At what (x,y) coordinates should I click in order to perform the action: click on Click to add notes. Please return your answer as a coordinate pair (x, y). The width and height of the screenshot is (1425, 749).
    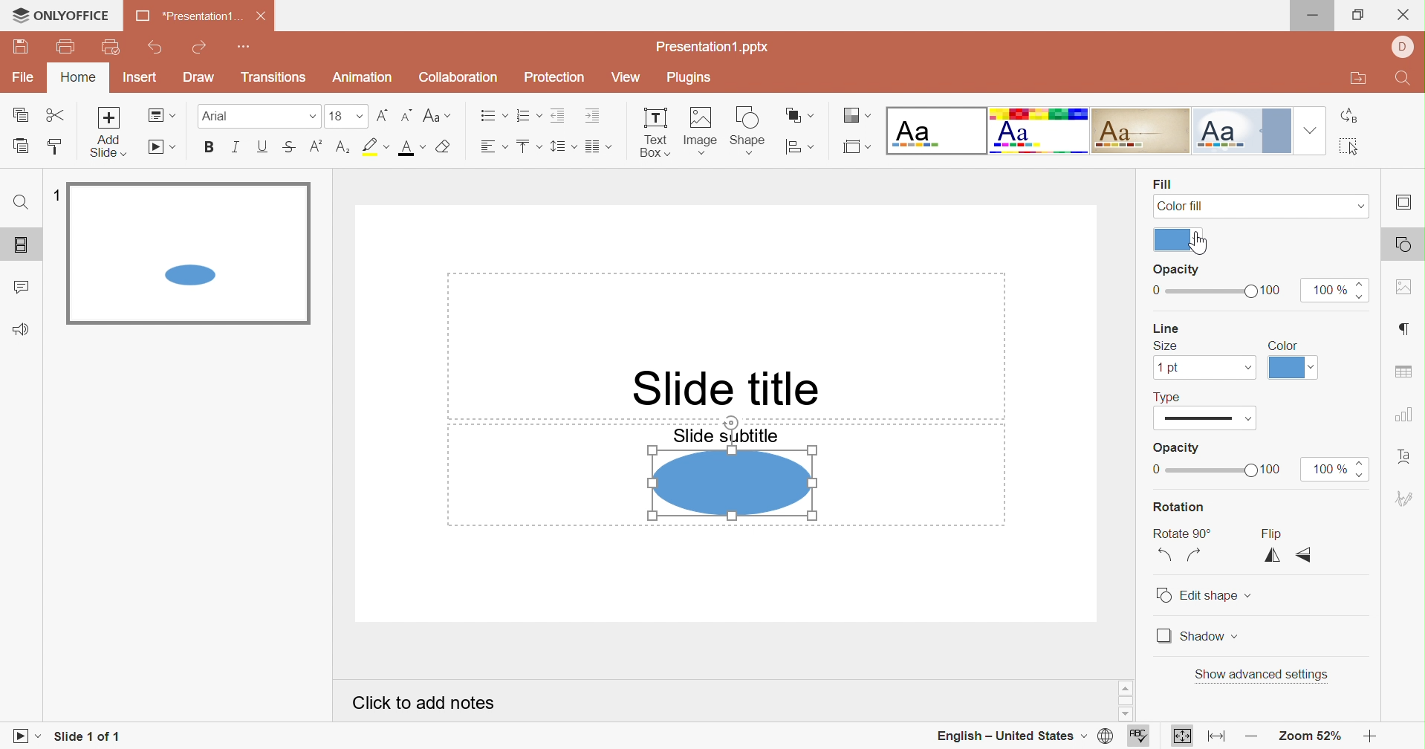
    Looking at the image, I should click on (423, 702).